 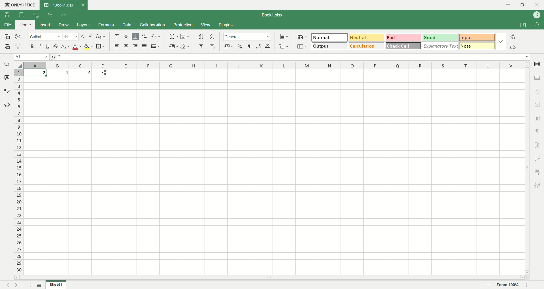 What do you see at coordinates (56, 284) in the screenshot?
I see `sheet1` at bounding box center [56, 284].